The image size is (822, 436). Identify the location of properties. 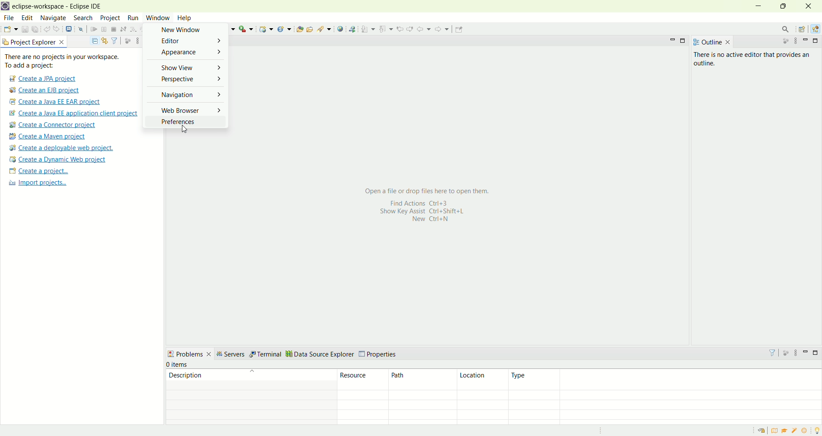
(378, 355).